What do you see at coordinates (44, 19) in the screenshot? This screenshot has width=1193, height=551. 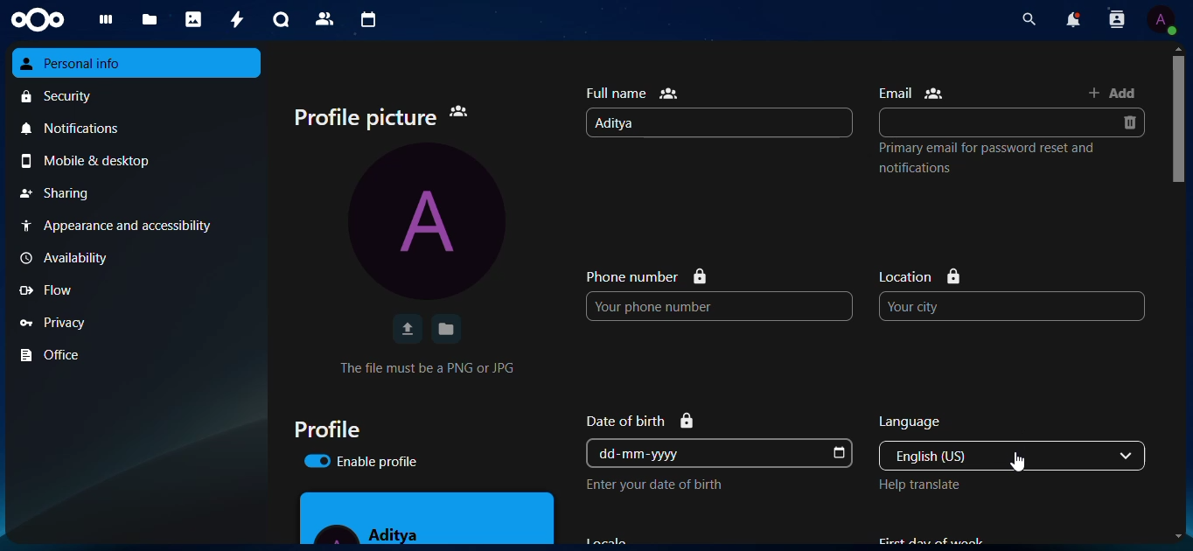 I see `next cloud` at bounding box center [44, 19].